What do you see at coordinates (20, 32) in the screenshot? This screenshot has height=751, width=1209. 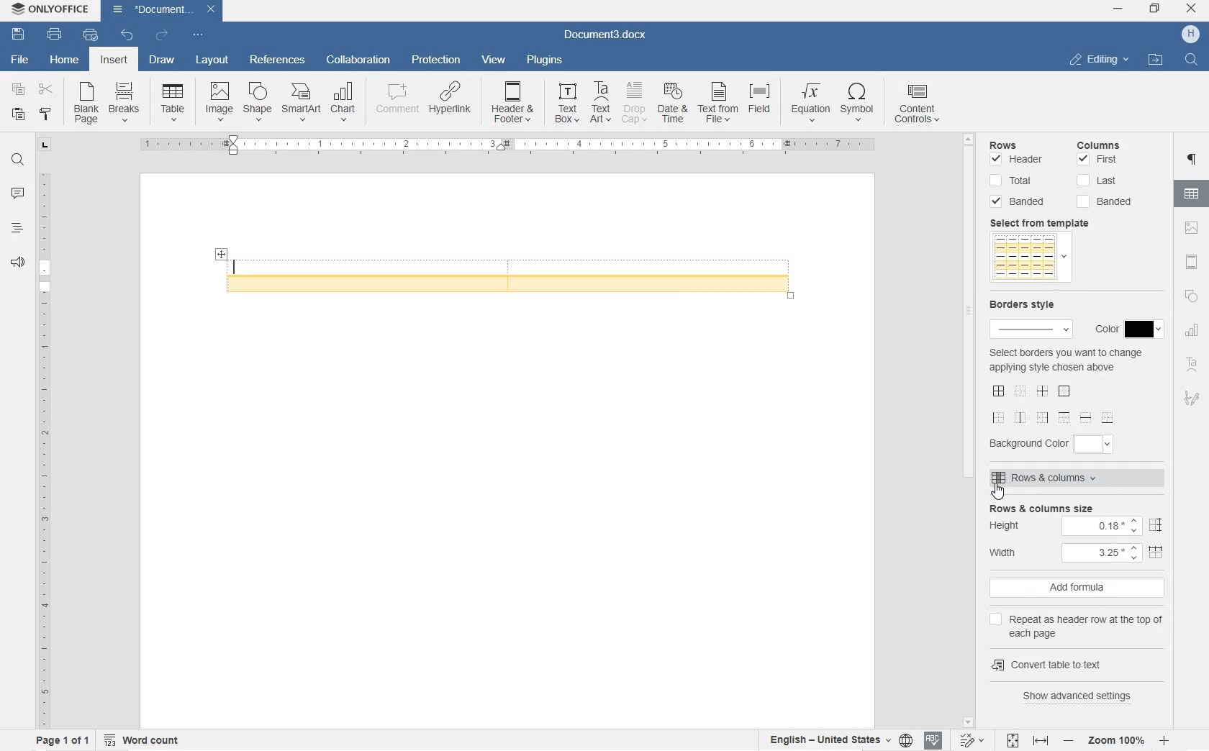 I see `SAVE` at bounding box center [20, 32].